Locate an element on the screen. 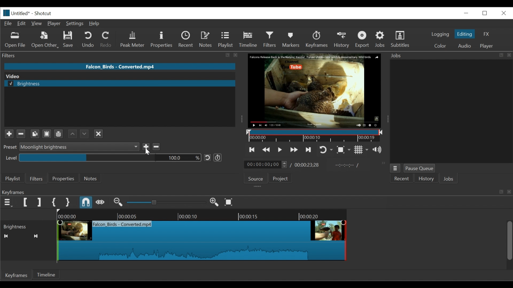  Set Filter First is located at coordinates (26, 203).